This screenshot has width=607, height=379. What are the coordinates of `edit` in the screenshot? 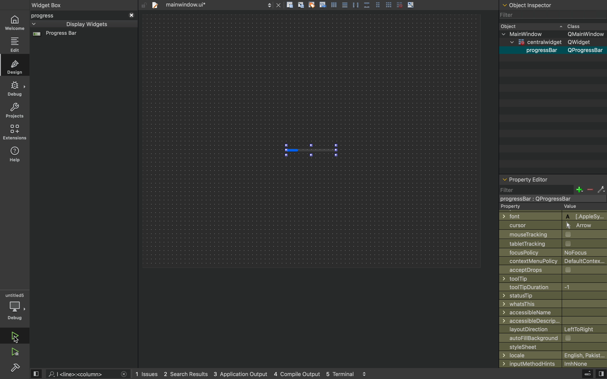 It's located at (16, 66).